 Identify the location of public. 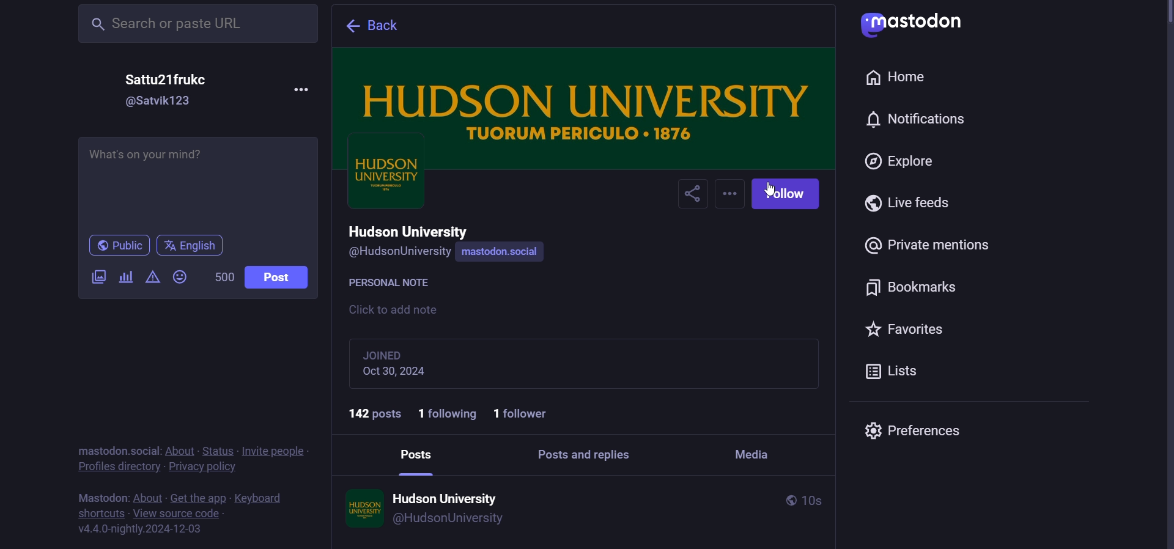
(117, 246).